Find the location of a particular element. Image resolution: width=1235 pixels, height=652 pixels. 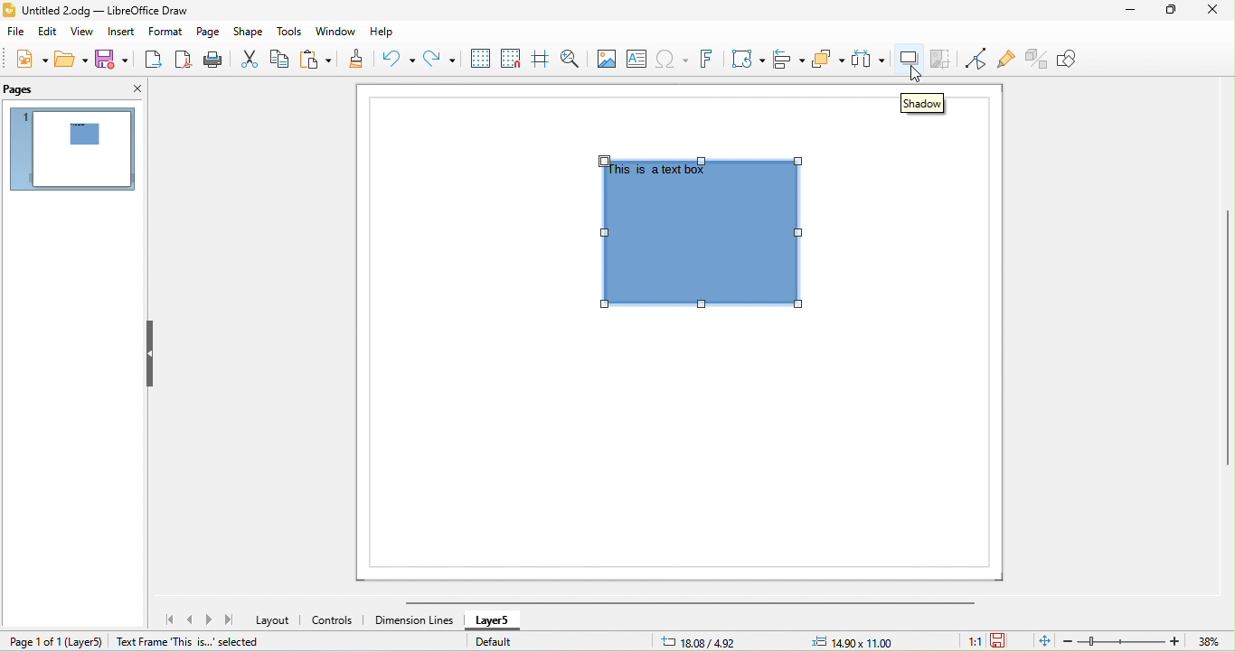

redo is located at coordinates (443, 61).